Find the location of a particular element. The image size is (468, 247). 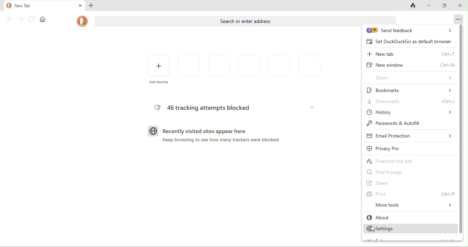

find in page is located at coordinates (390, 173).